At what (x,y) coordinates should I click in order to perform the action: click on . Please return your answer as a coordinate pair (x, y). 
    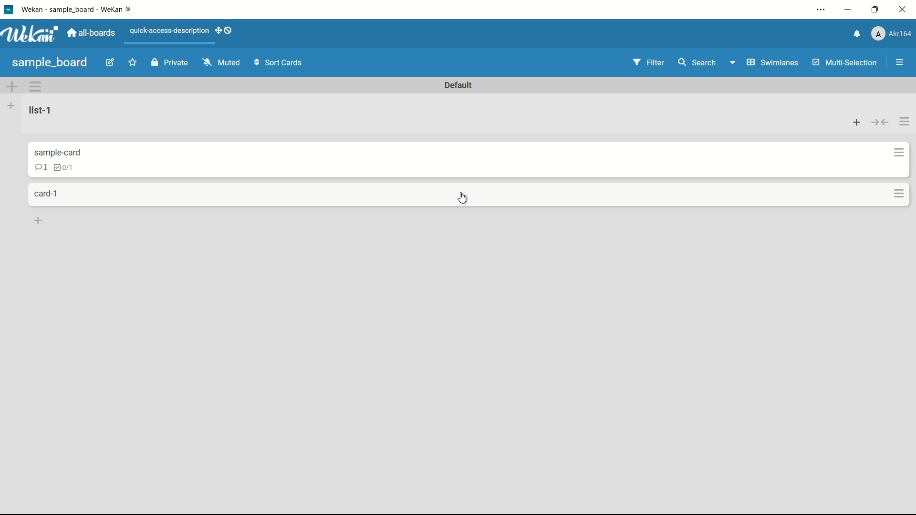
    Looking at the image, I should click on (60, 152).